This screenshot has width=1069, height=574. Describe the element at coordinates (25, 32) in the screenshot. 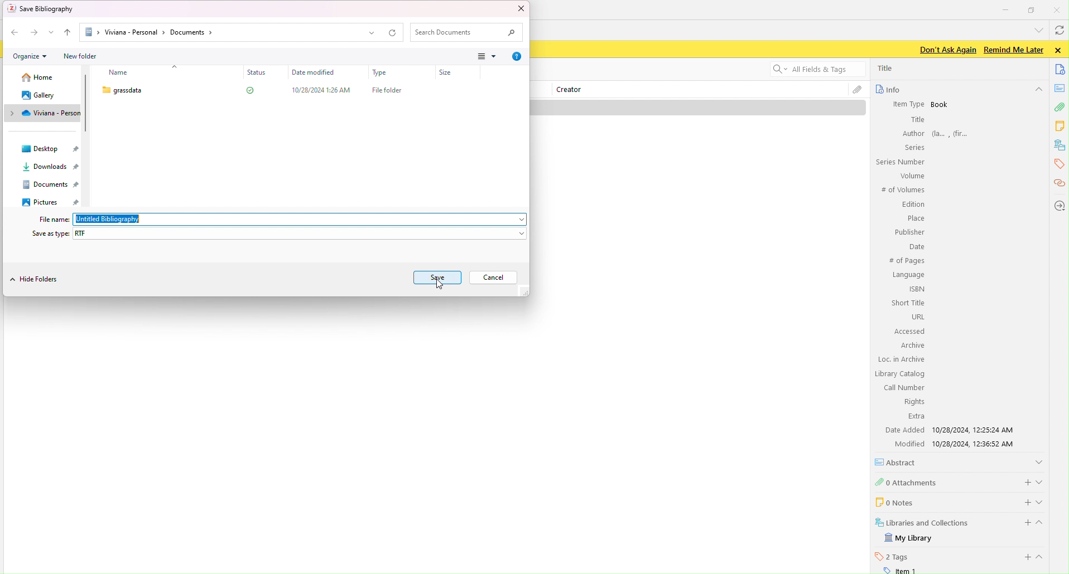

I see `Actions` at that location.